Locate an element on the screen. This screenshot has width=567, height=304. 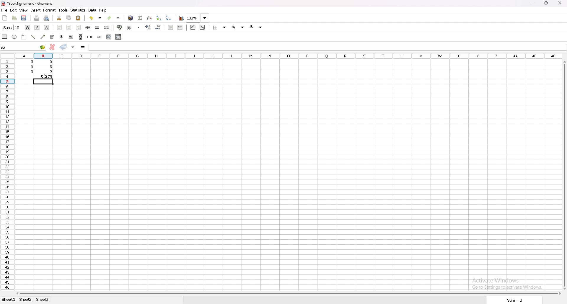
ellipse is located at coordinates (14, 37).